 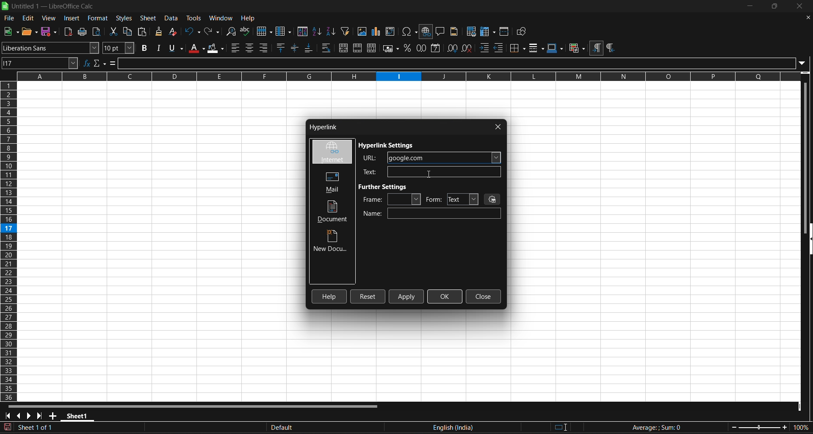 What do you see at coordinates (158, 47) in the screenshot?
I see `italic` at bounding box center [158, 47].